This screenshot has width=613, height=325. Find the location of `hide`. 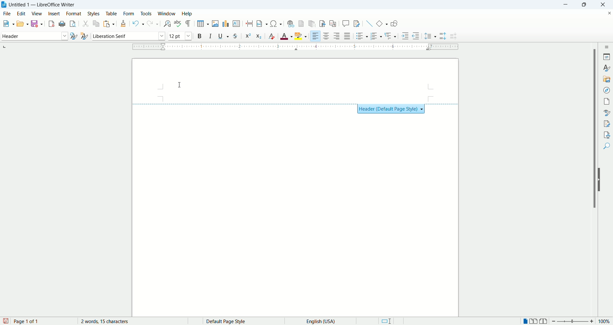

hide is located at coordinates (601, 181).